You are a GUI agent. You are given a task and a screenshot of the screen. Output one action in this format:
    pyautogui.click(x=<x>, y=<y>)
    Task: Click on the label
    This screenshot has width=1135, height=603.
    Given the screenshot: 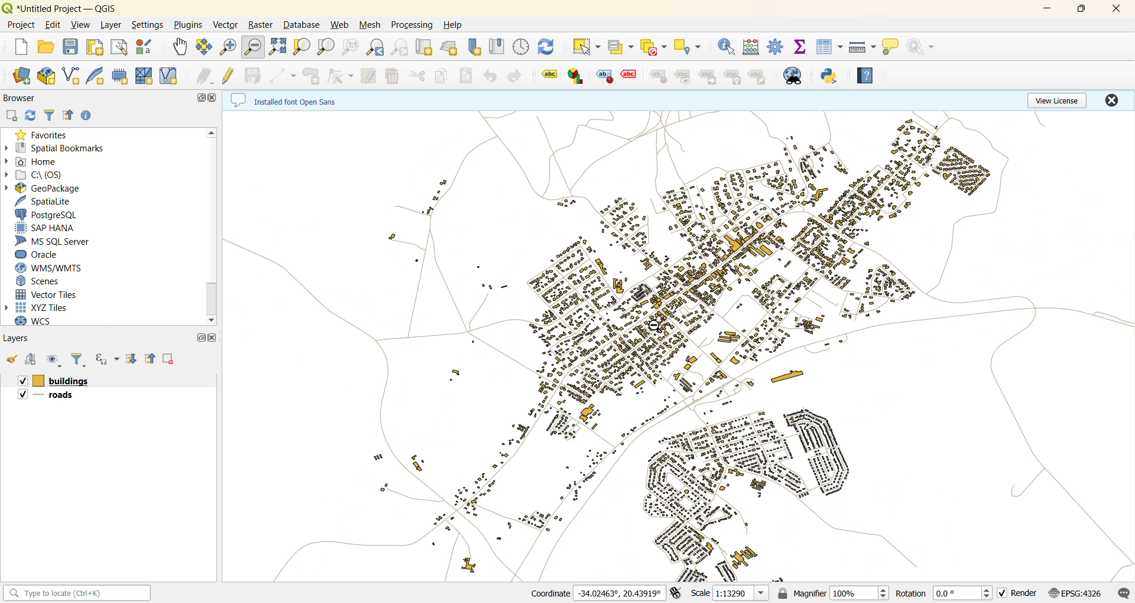 What is the action you would take?
    pyautogui.click(x=682, y=78)
    